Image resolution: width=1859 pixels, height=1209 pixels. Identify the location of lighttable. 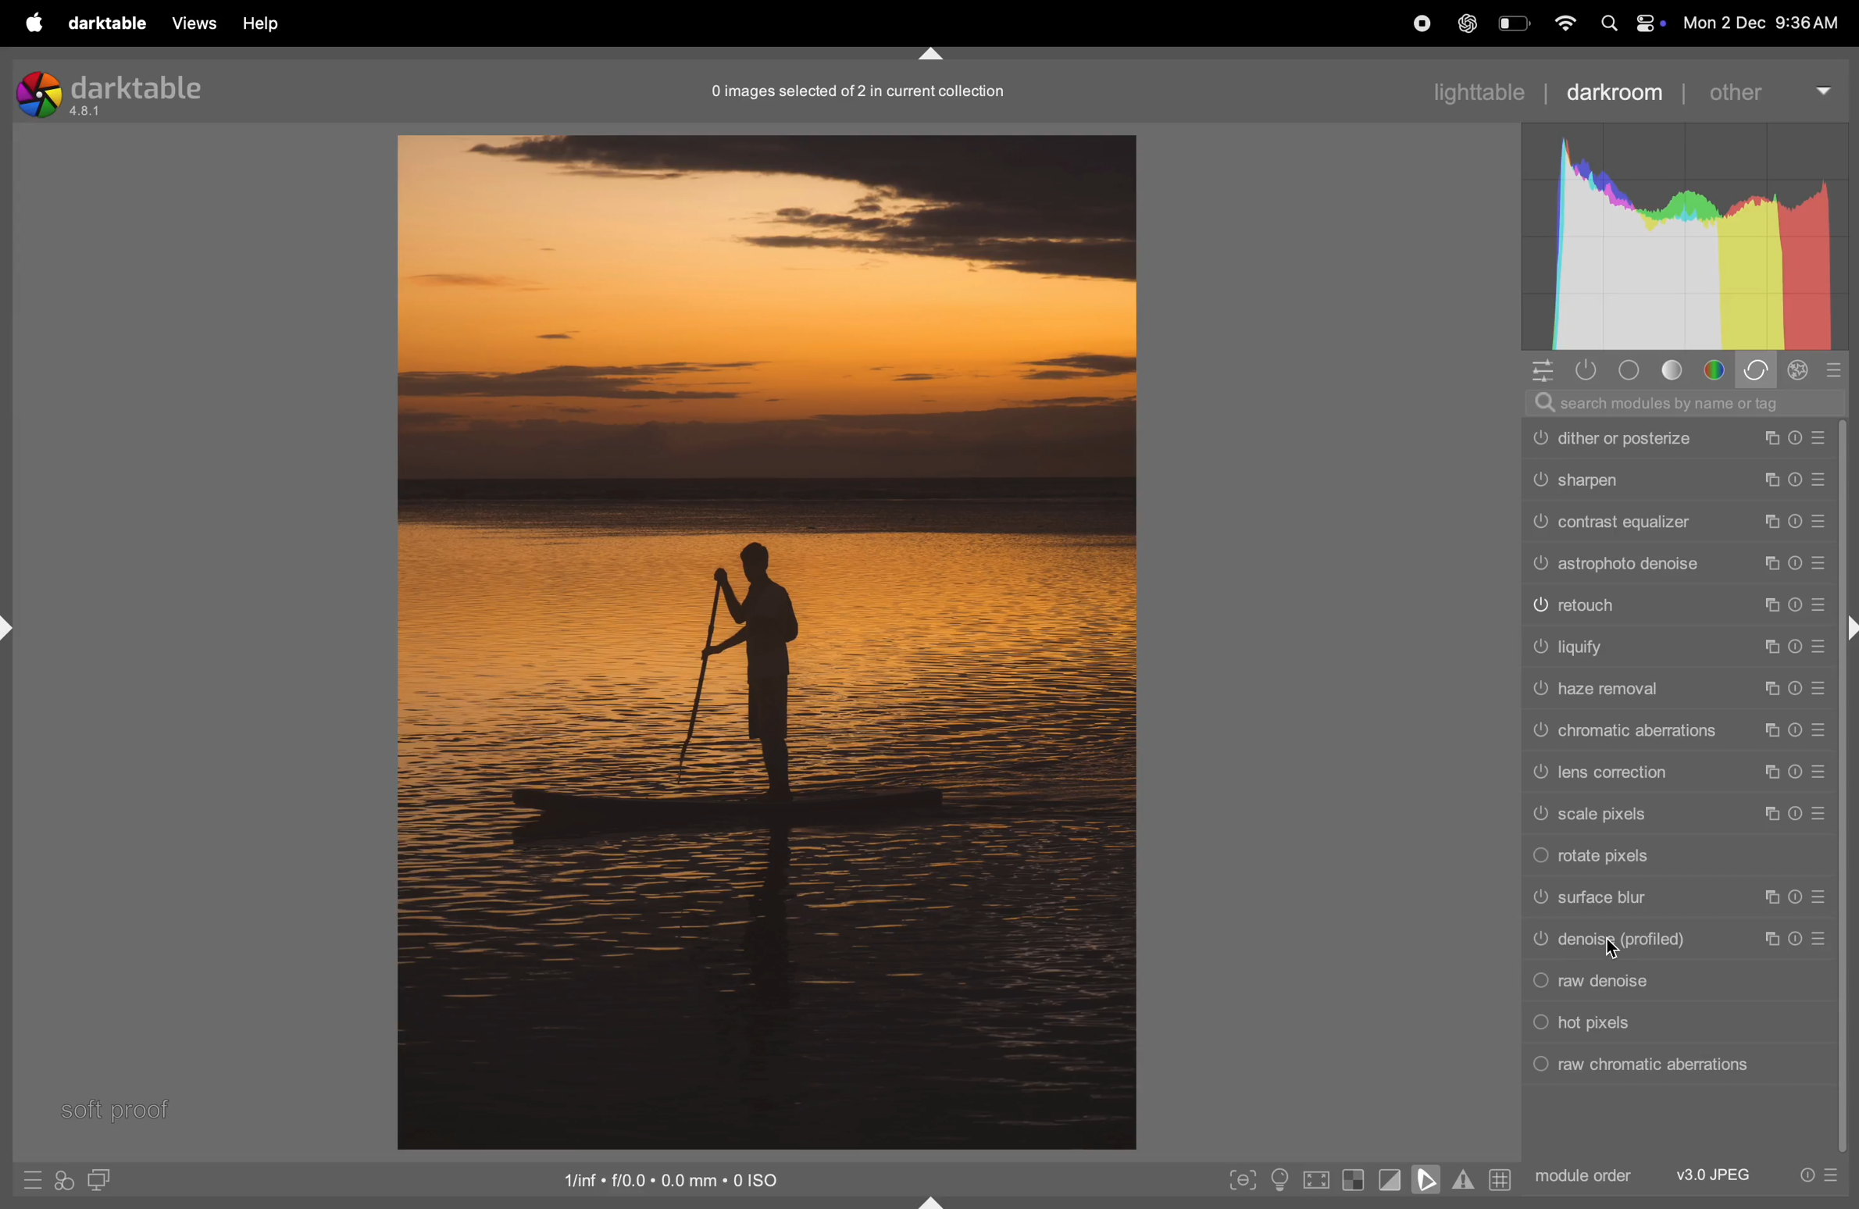
(1479, 91).